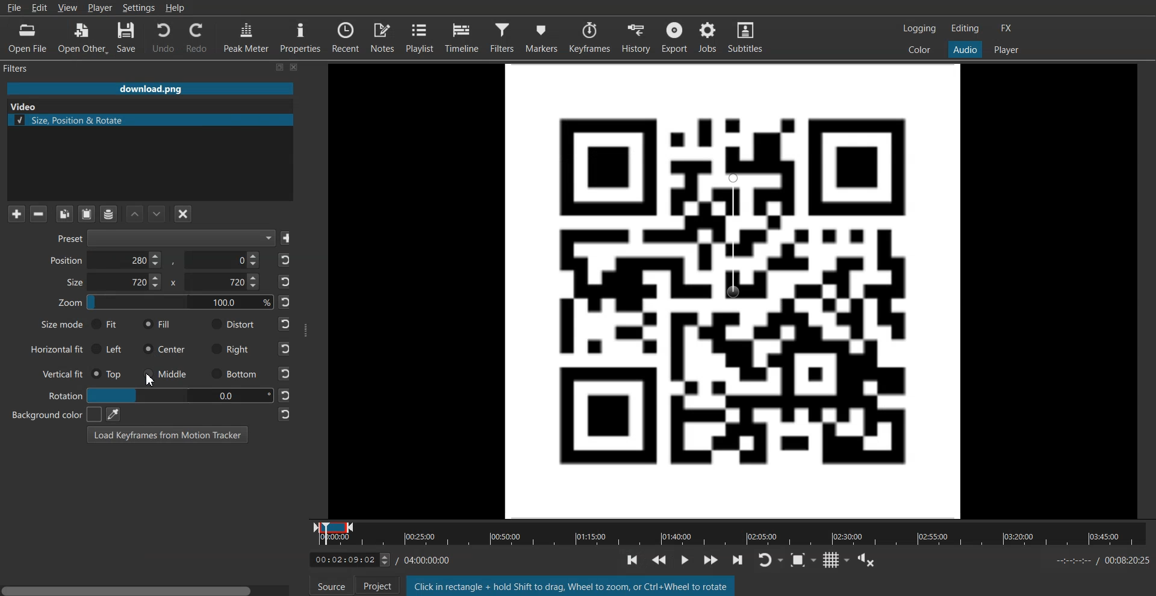  I want to click on Center, so click(164, 349).